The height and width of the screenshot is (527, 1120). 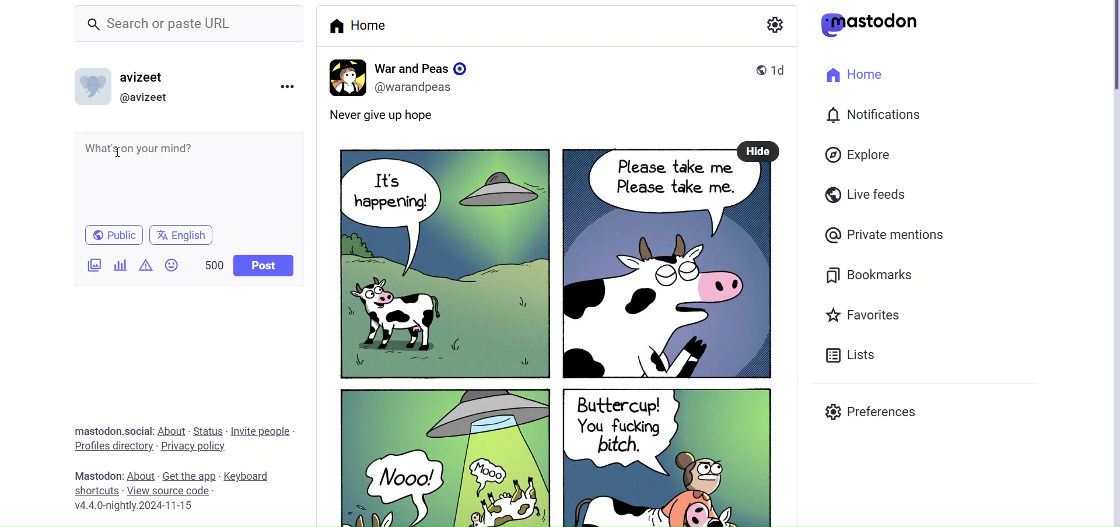 What do you see at coordinates (885, 234) in the screenshot?
I see `Private Mentions` at bounding box center [885, 234].